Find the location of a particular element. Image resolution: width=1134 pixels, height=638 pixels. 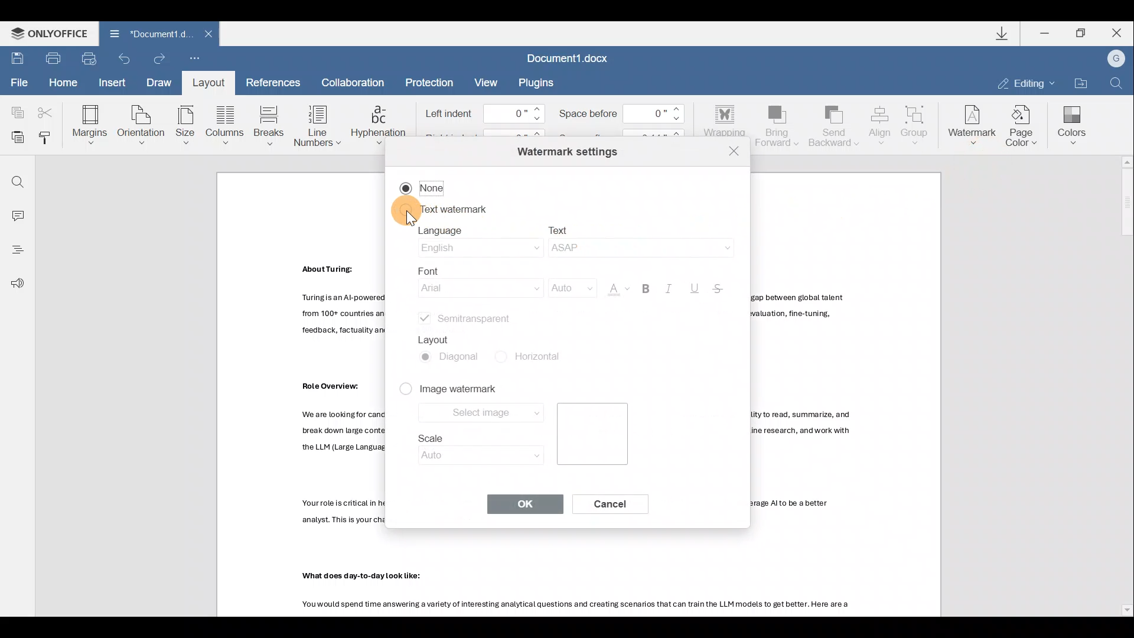

Scale is located at coordinates (472, 448).